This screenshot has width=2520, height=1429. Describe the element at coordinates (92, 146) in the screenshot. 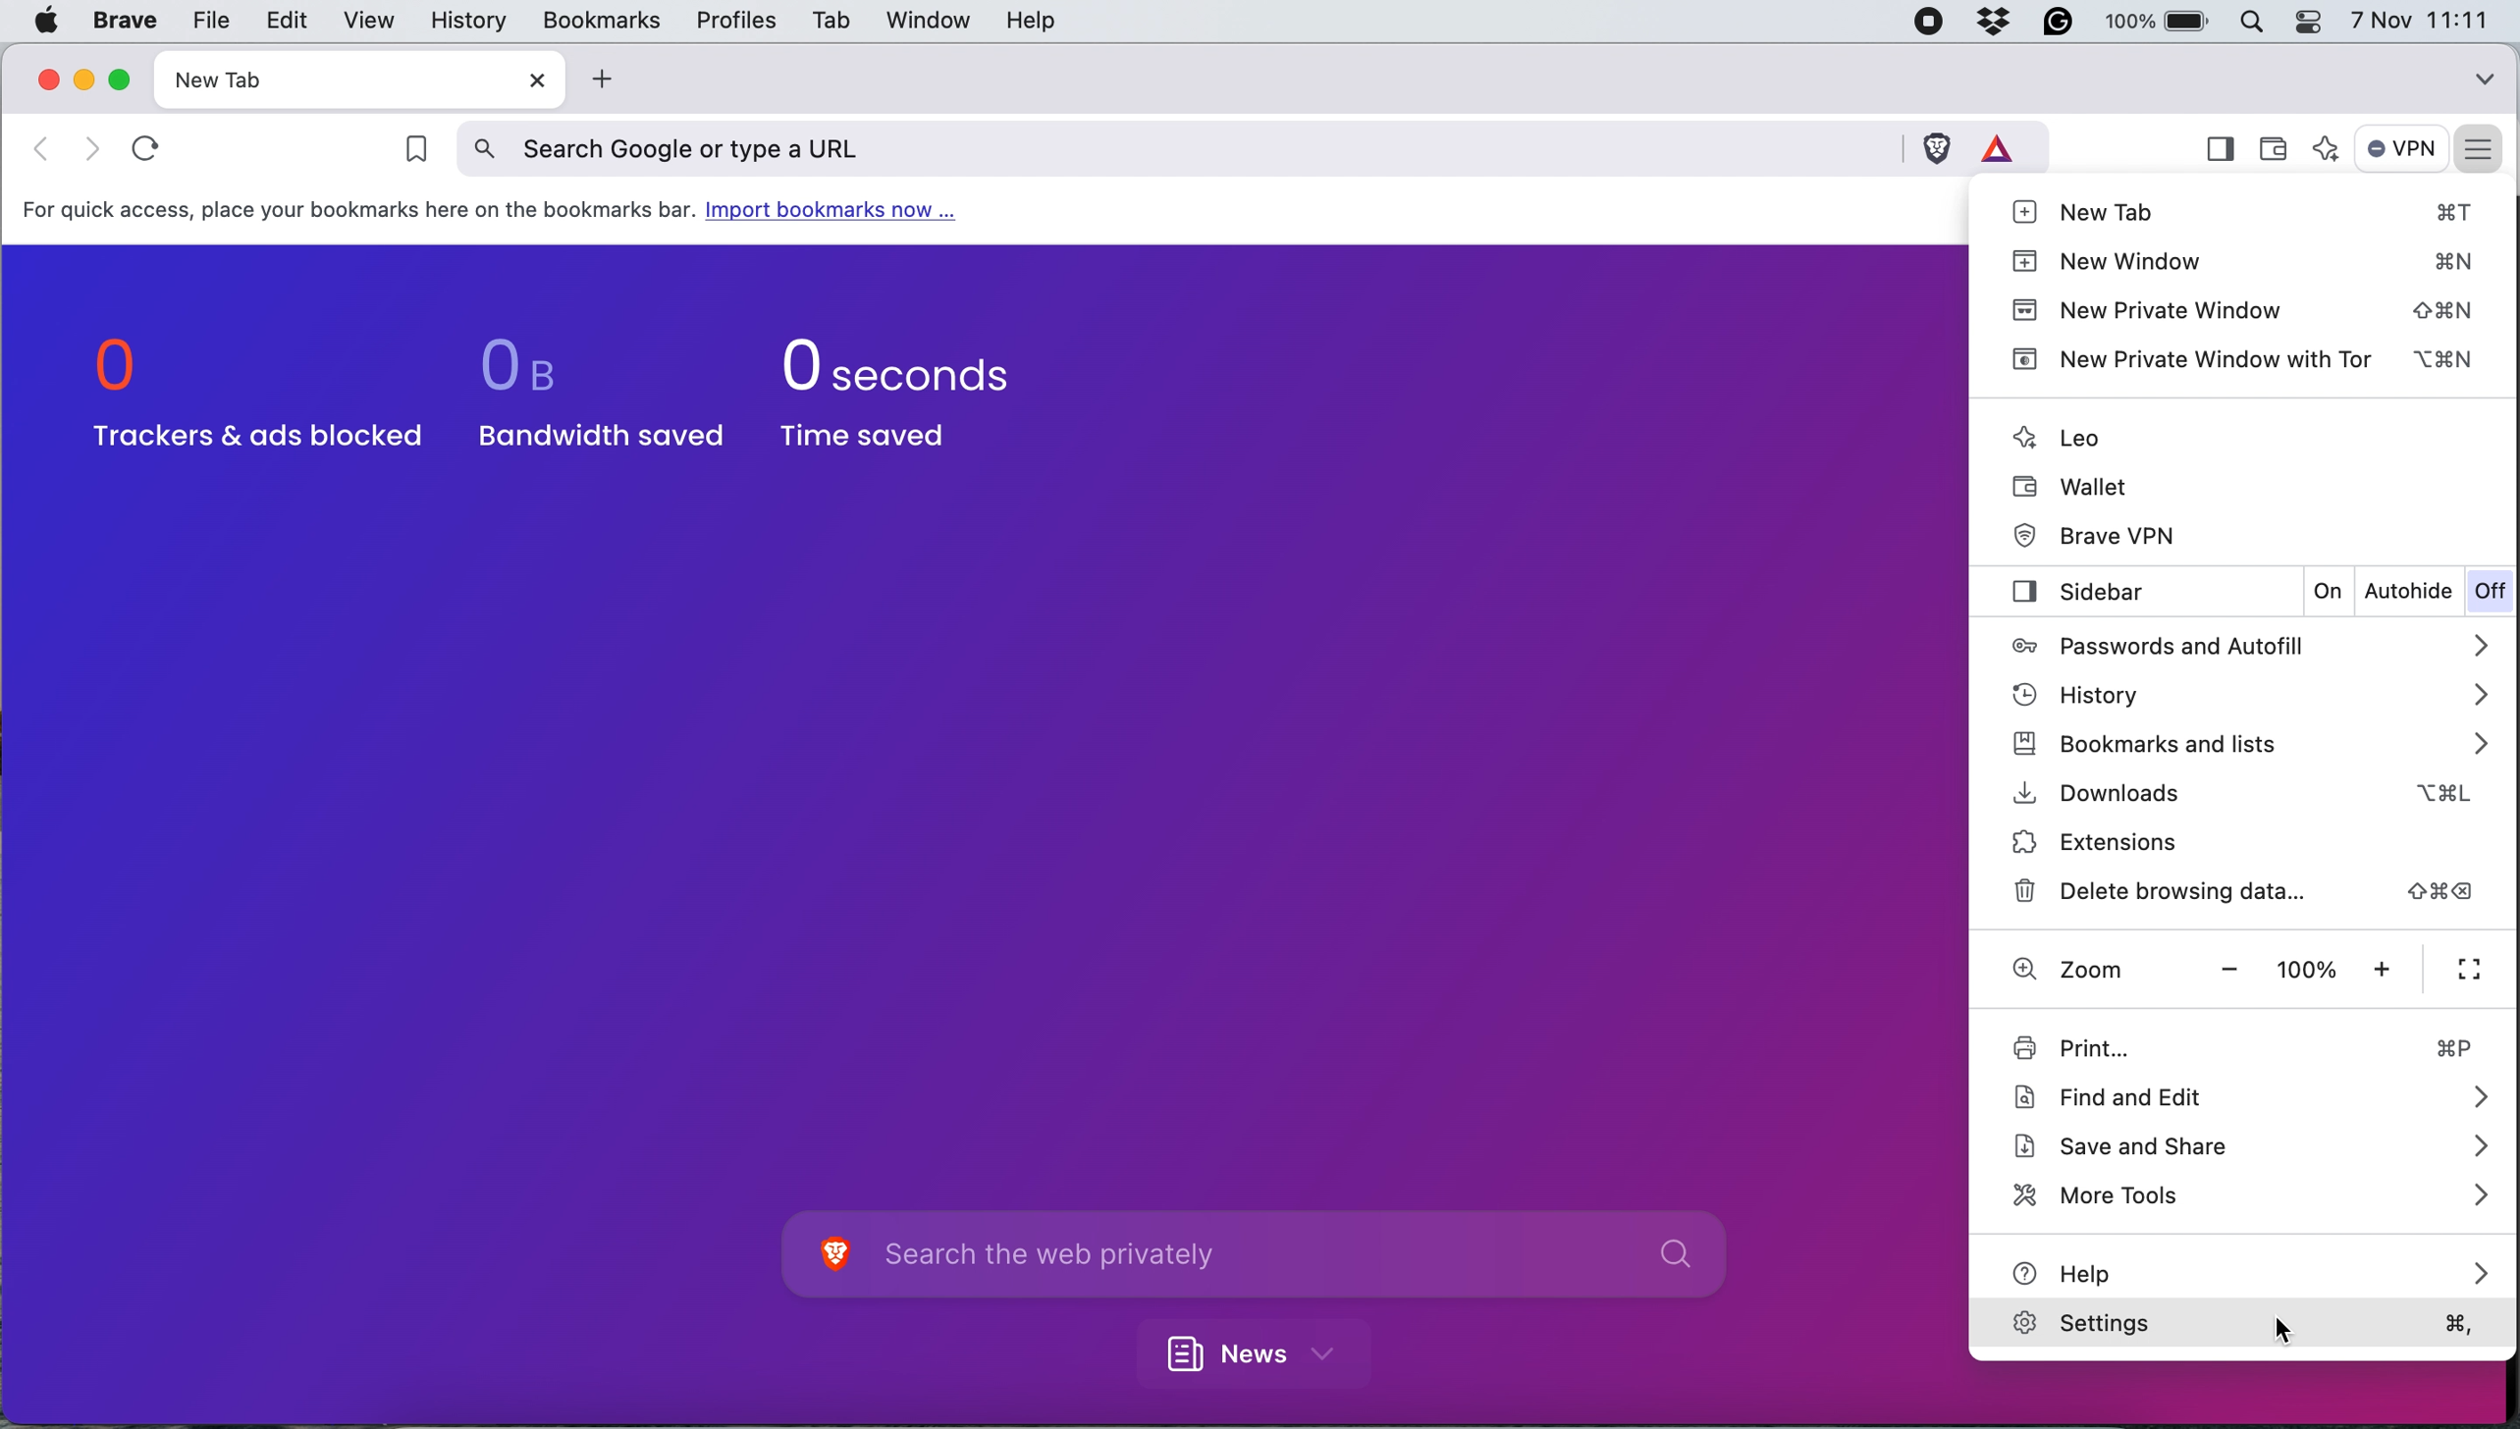

I see `click to go back, hold to see histoty` at that location.